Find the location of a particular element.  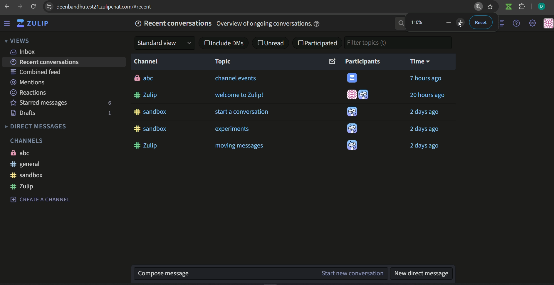

reactions is located at coordinates (28, 93).